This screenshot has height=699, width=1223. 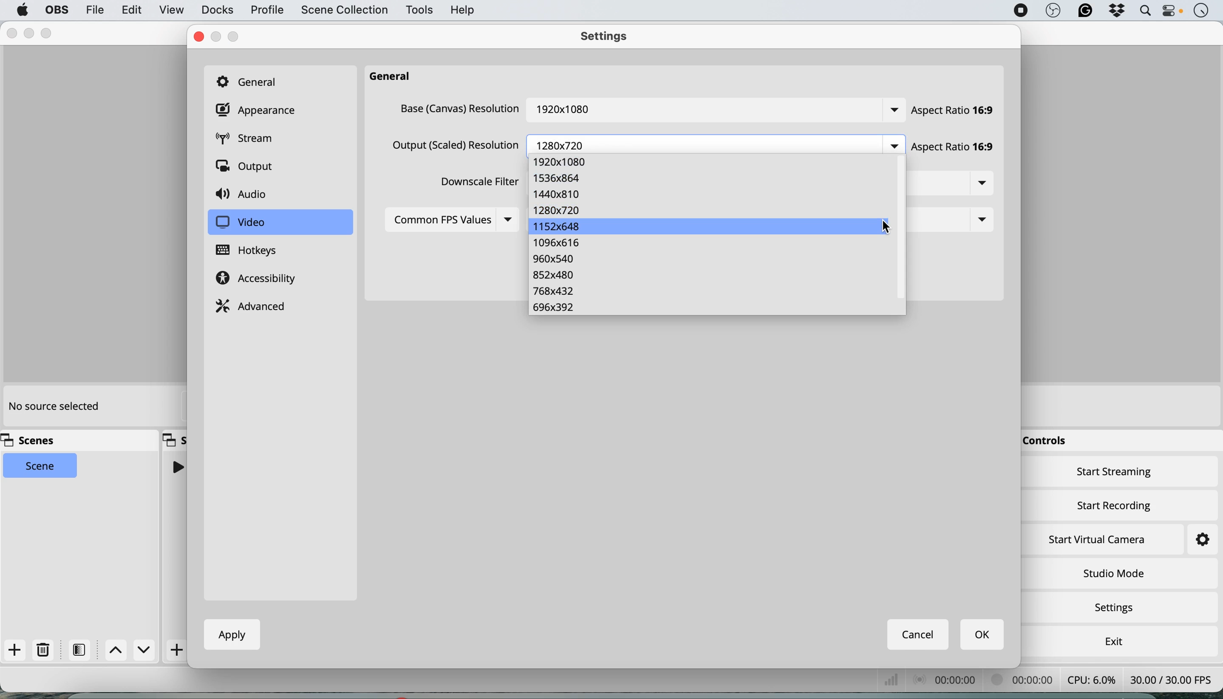 What do you see at coordinates (562, 178) in the screenshot?
I see `1536x864` at bounding box center [562, 178].